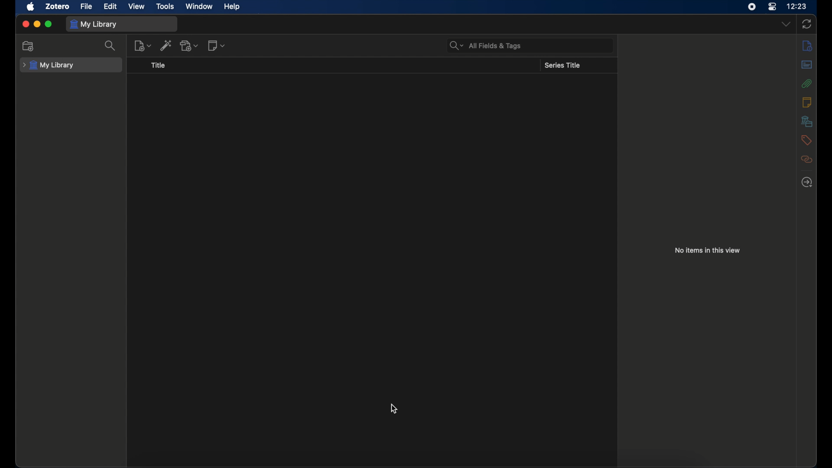  Describe the element at coordinates (143, 45) in the screenshot. I see `new item` at that location.